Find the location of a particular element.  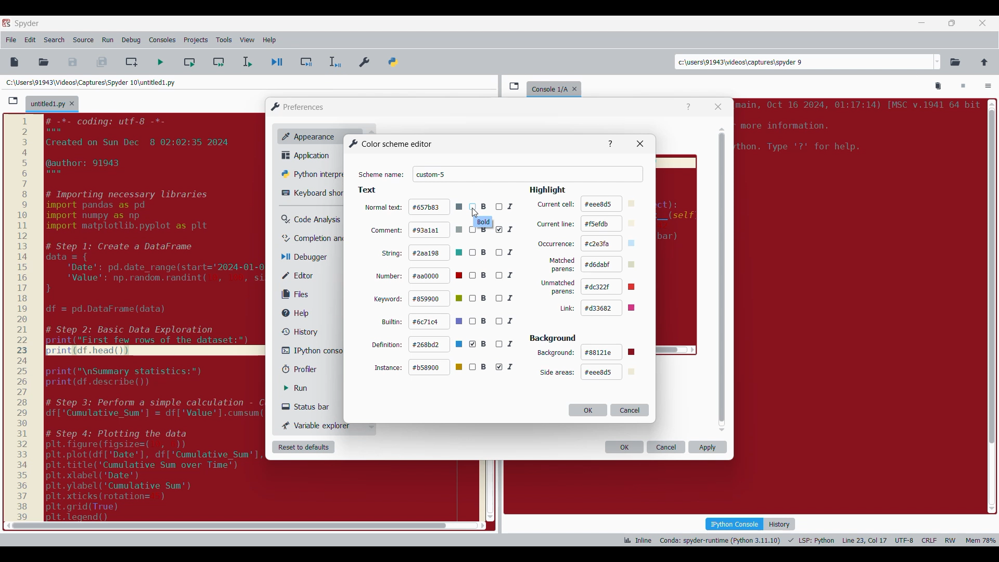

#aa0000 is located at coordinates (437, 276).